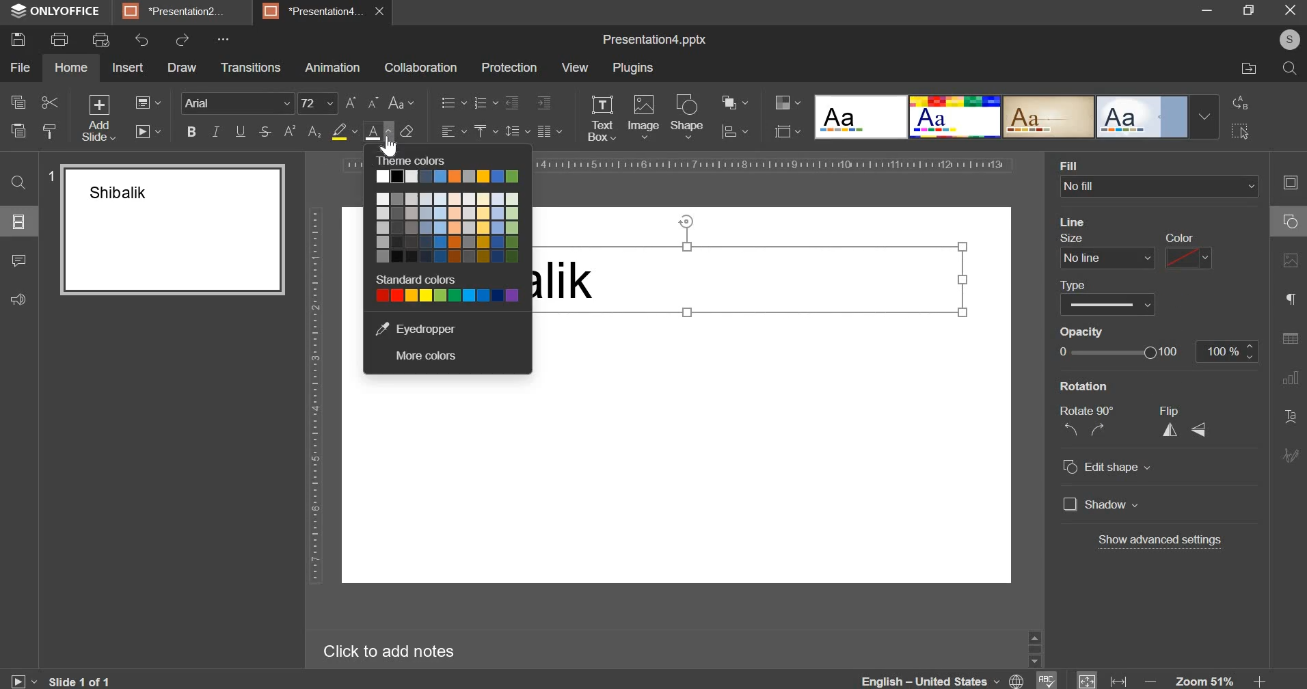 The height and width of the screenshot is (689, 1307). What do you see at coordinates (1098, 431) in the screenshot?
I see `right` at bounding box center [1098, 431].